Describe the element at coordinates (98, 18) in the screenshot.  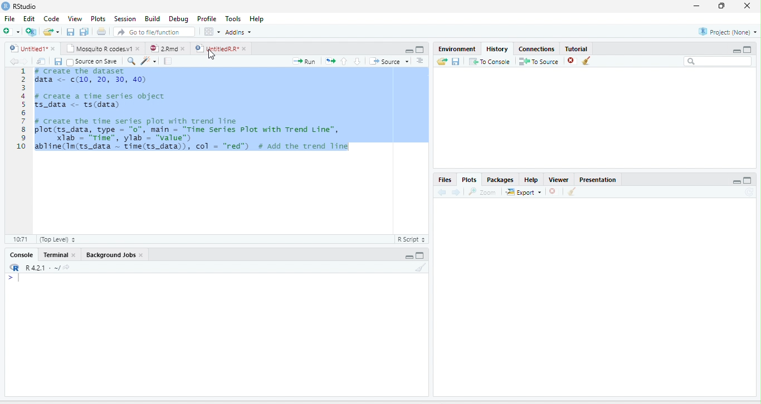
I see `Plots` at that location.